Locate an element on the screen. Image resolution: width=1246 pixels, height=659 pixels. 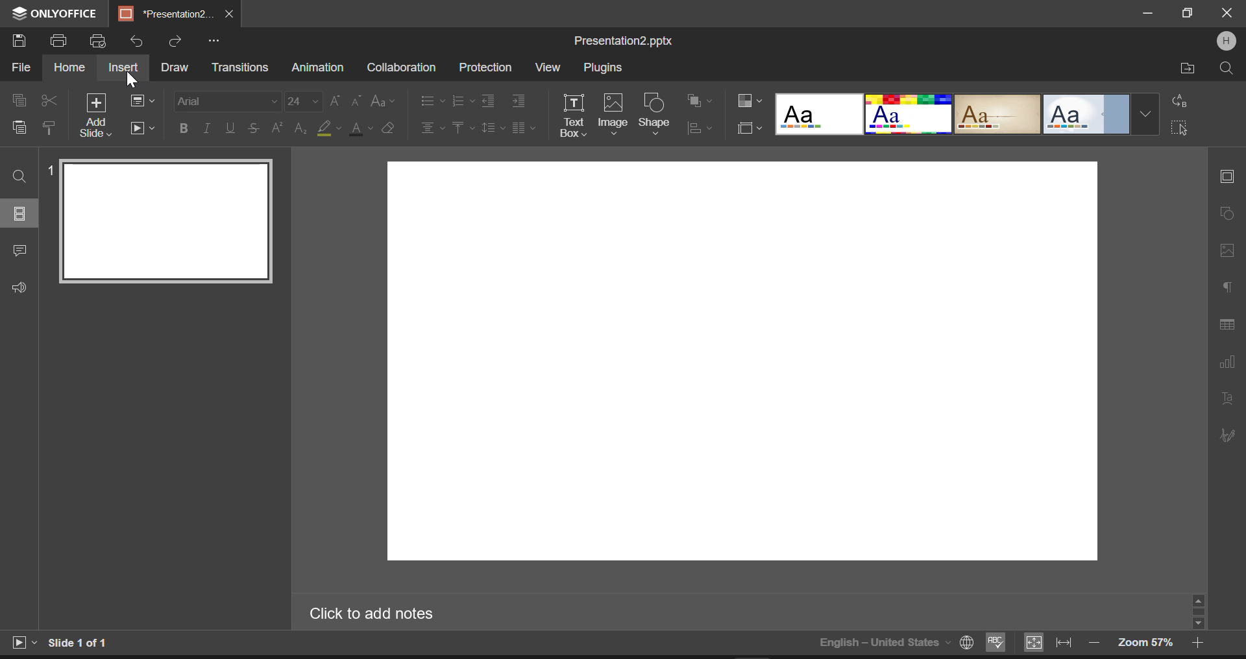
Slide 1 is located at coordinates (160, 221).